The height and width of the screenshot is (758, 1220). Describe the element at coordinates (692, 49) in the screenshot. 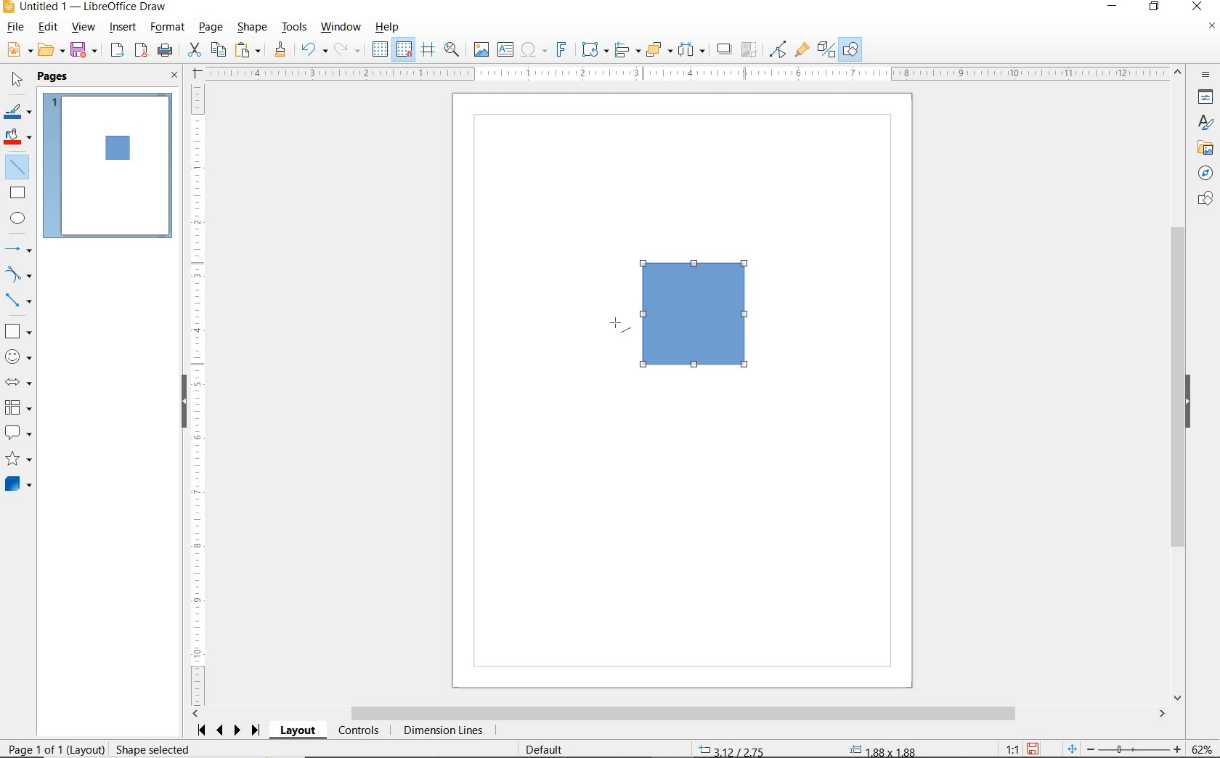

I see `SELECT AT LEAST THREE OBJECTS TO DISTRIBUTE` at that location.